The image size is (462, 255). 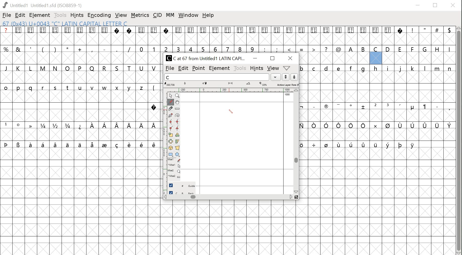 What do you see at coordinates (178, 96) in the screenshot?
I see `zoom` at bounding box center [178, 96].